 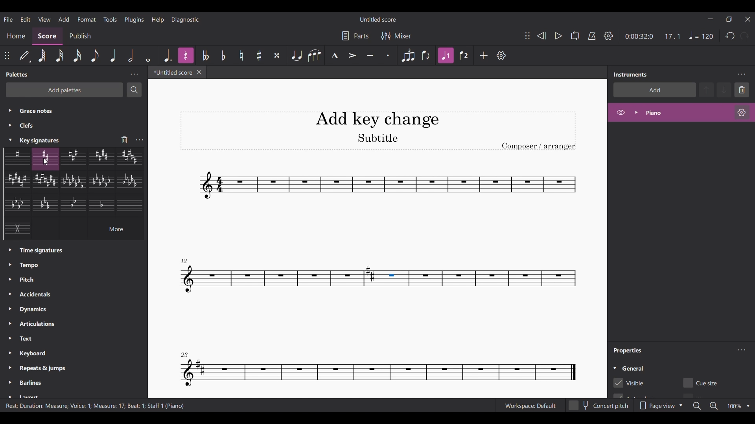 I want to click on Highlighted due to current selection, so click(x=446, y=55).